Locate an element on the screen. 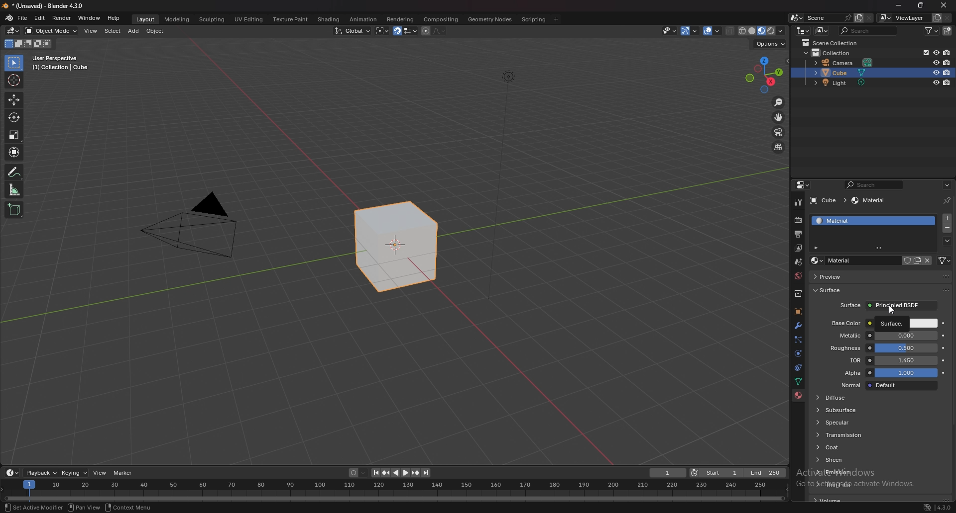 This screenshot has height=513, width=956. keying is located at coordinates (75, 472).